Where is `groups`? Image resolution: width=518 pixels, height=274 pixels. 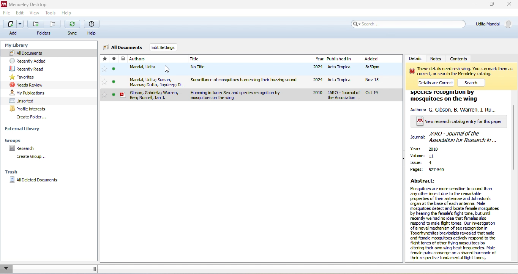
groups is located at coordinates (21, 140).